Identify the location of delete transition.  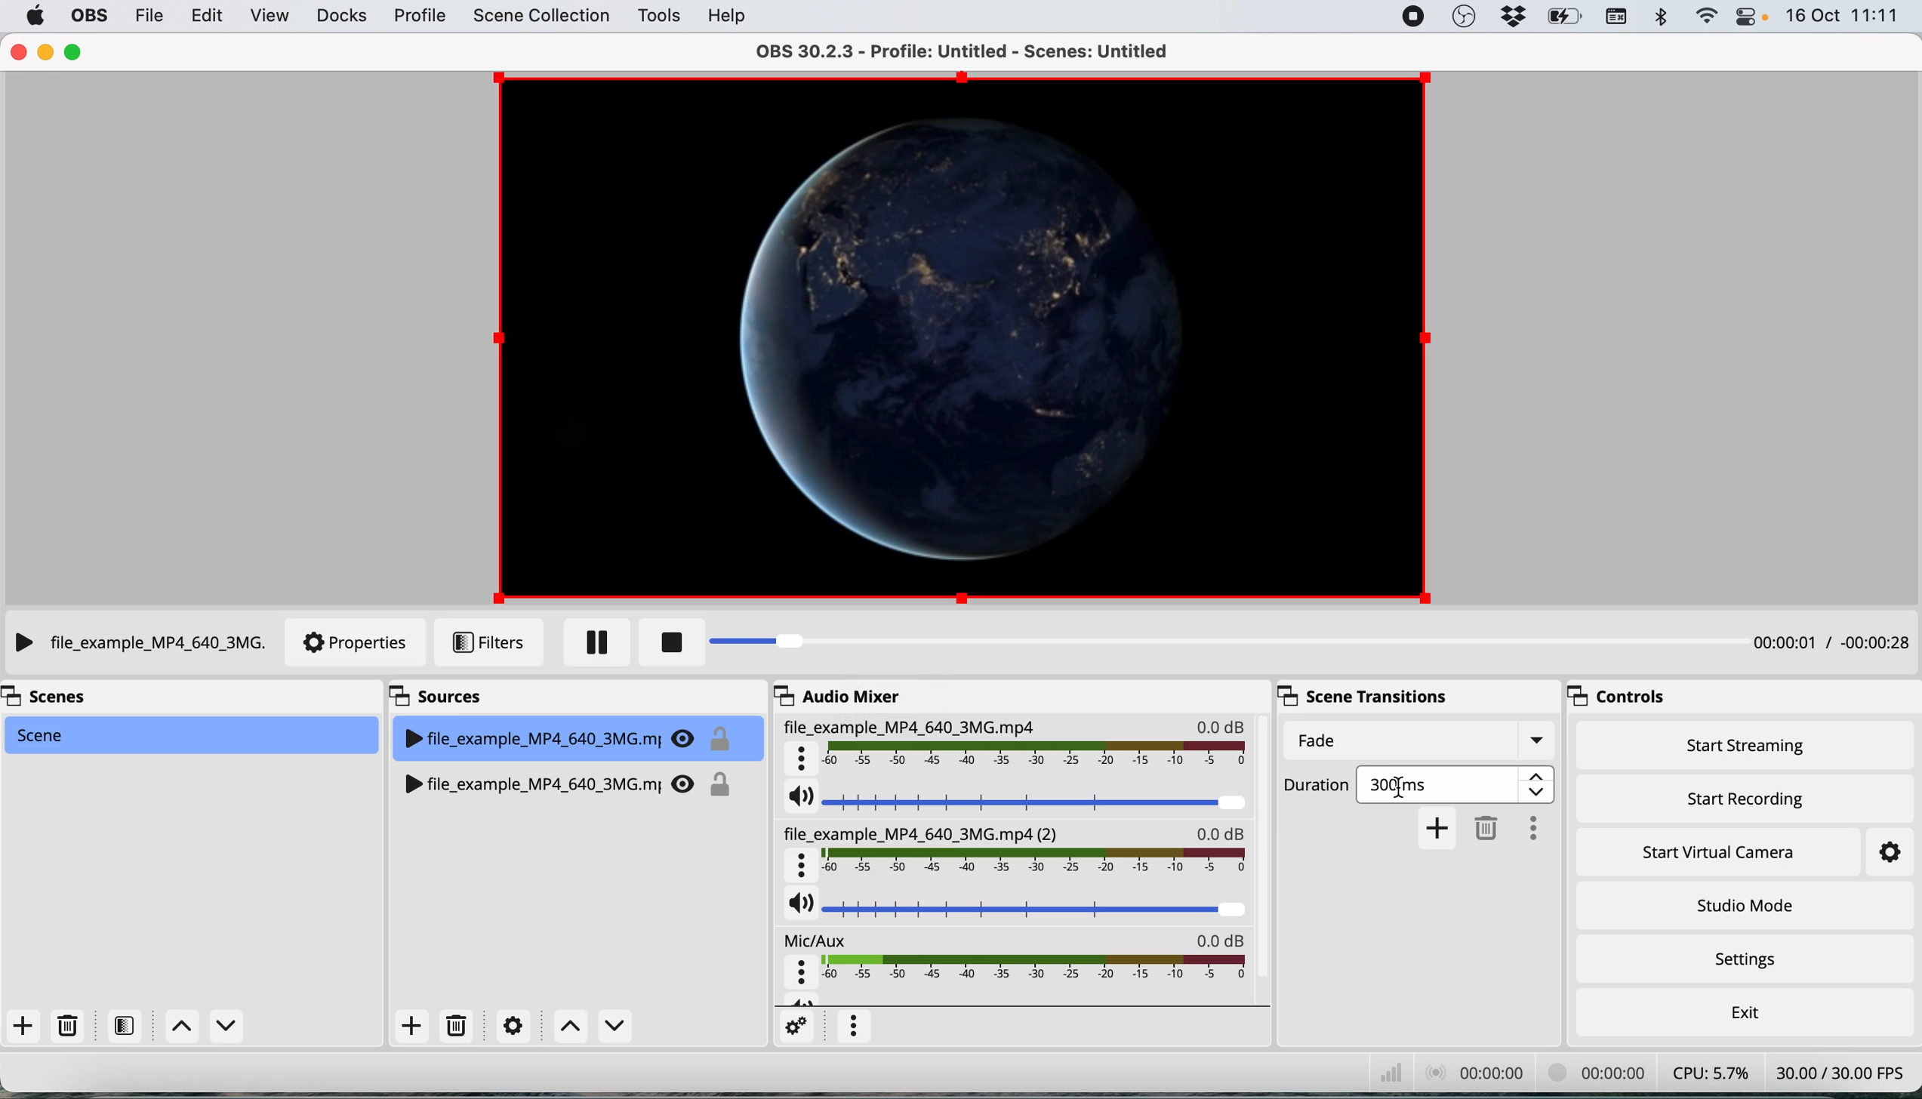
(1485, 830).